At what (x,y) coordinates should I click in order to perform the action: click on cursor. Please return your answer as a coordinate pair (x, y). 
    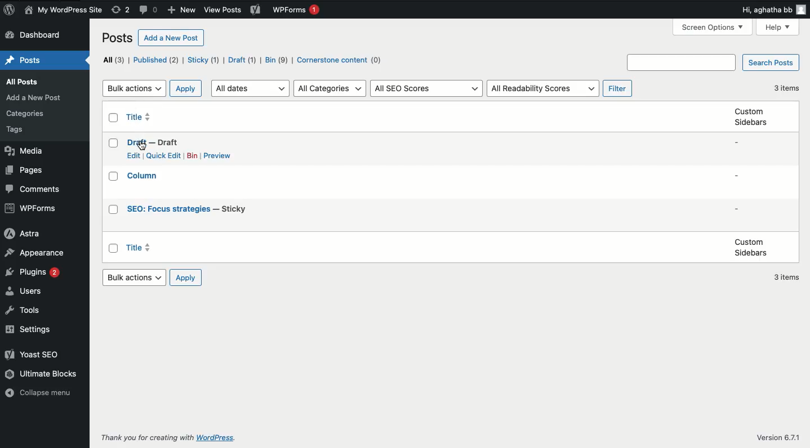
    Looking at the image, I should click on (144, 146).